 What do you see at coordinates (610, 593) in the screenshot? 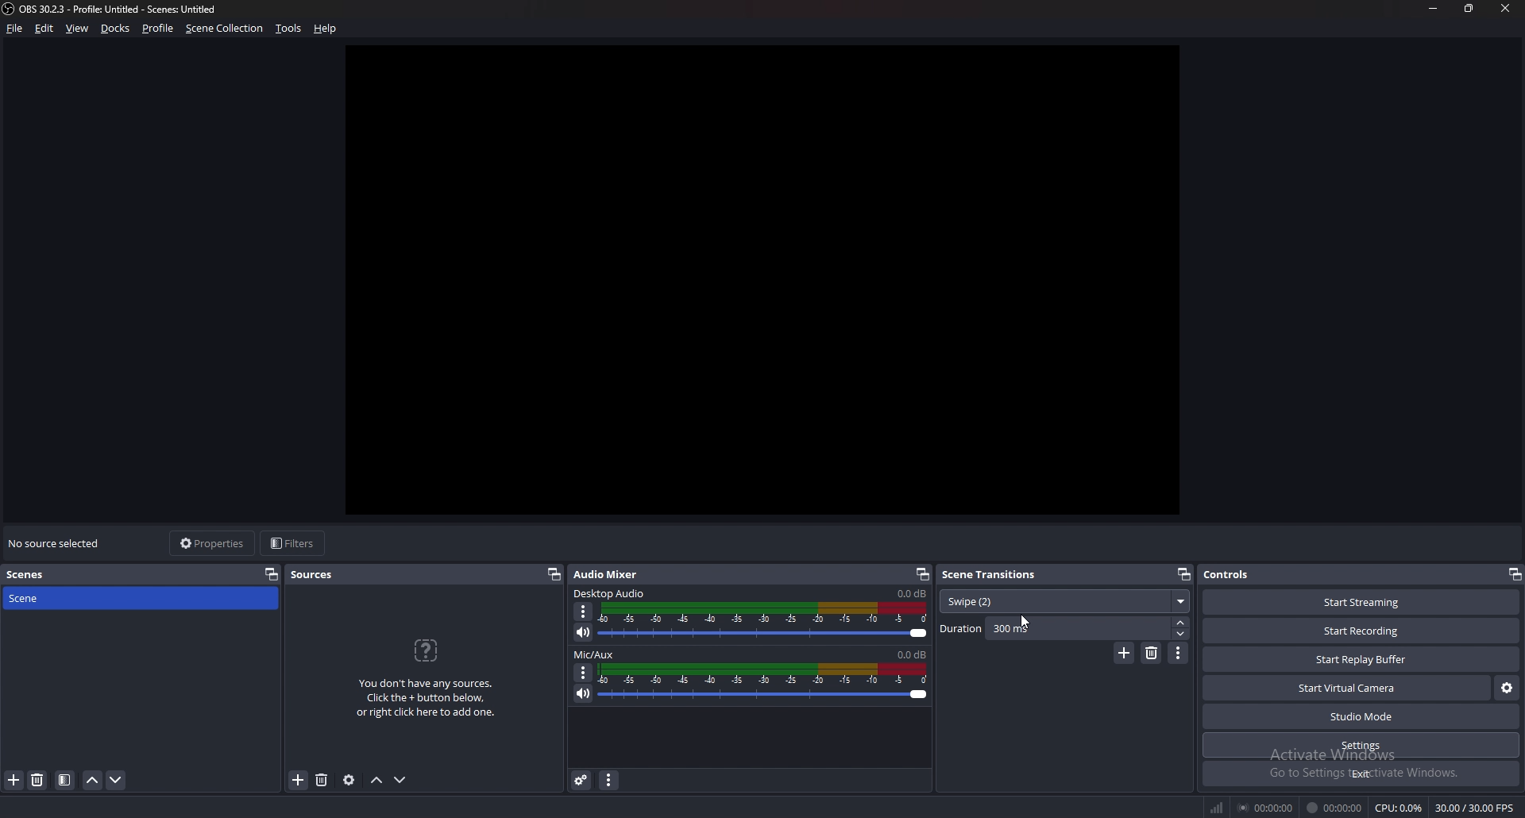
I see `desktop audio` at bounding box center [610, 593].